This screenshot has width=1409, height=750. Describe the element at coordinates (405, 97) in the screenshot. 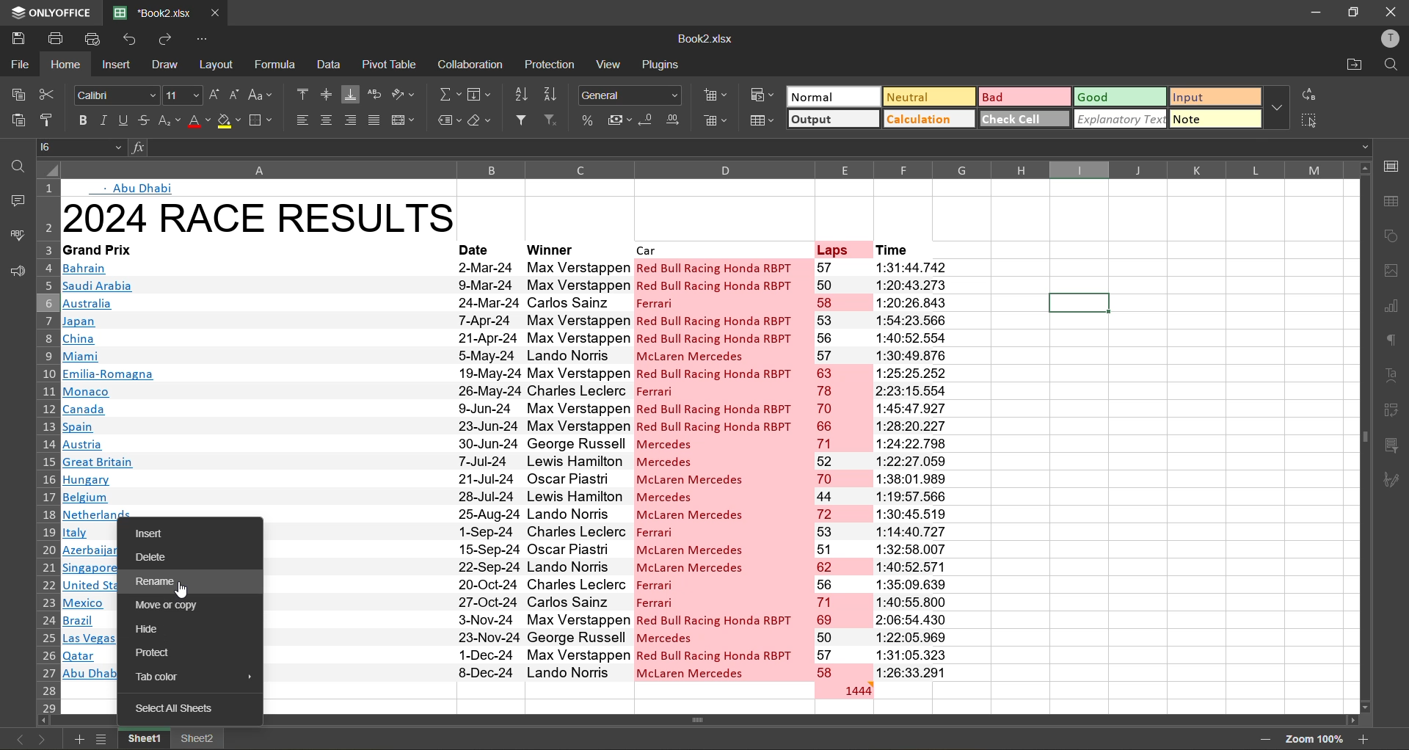

I see `orientation` at that location.